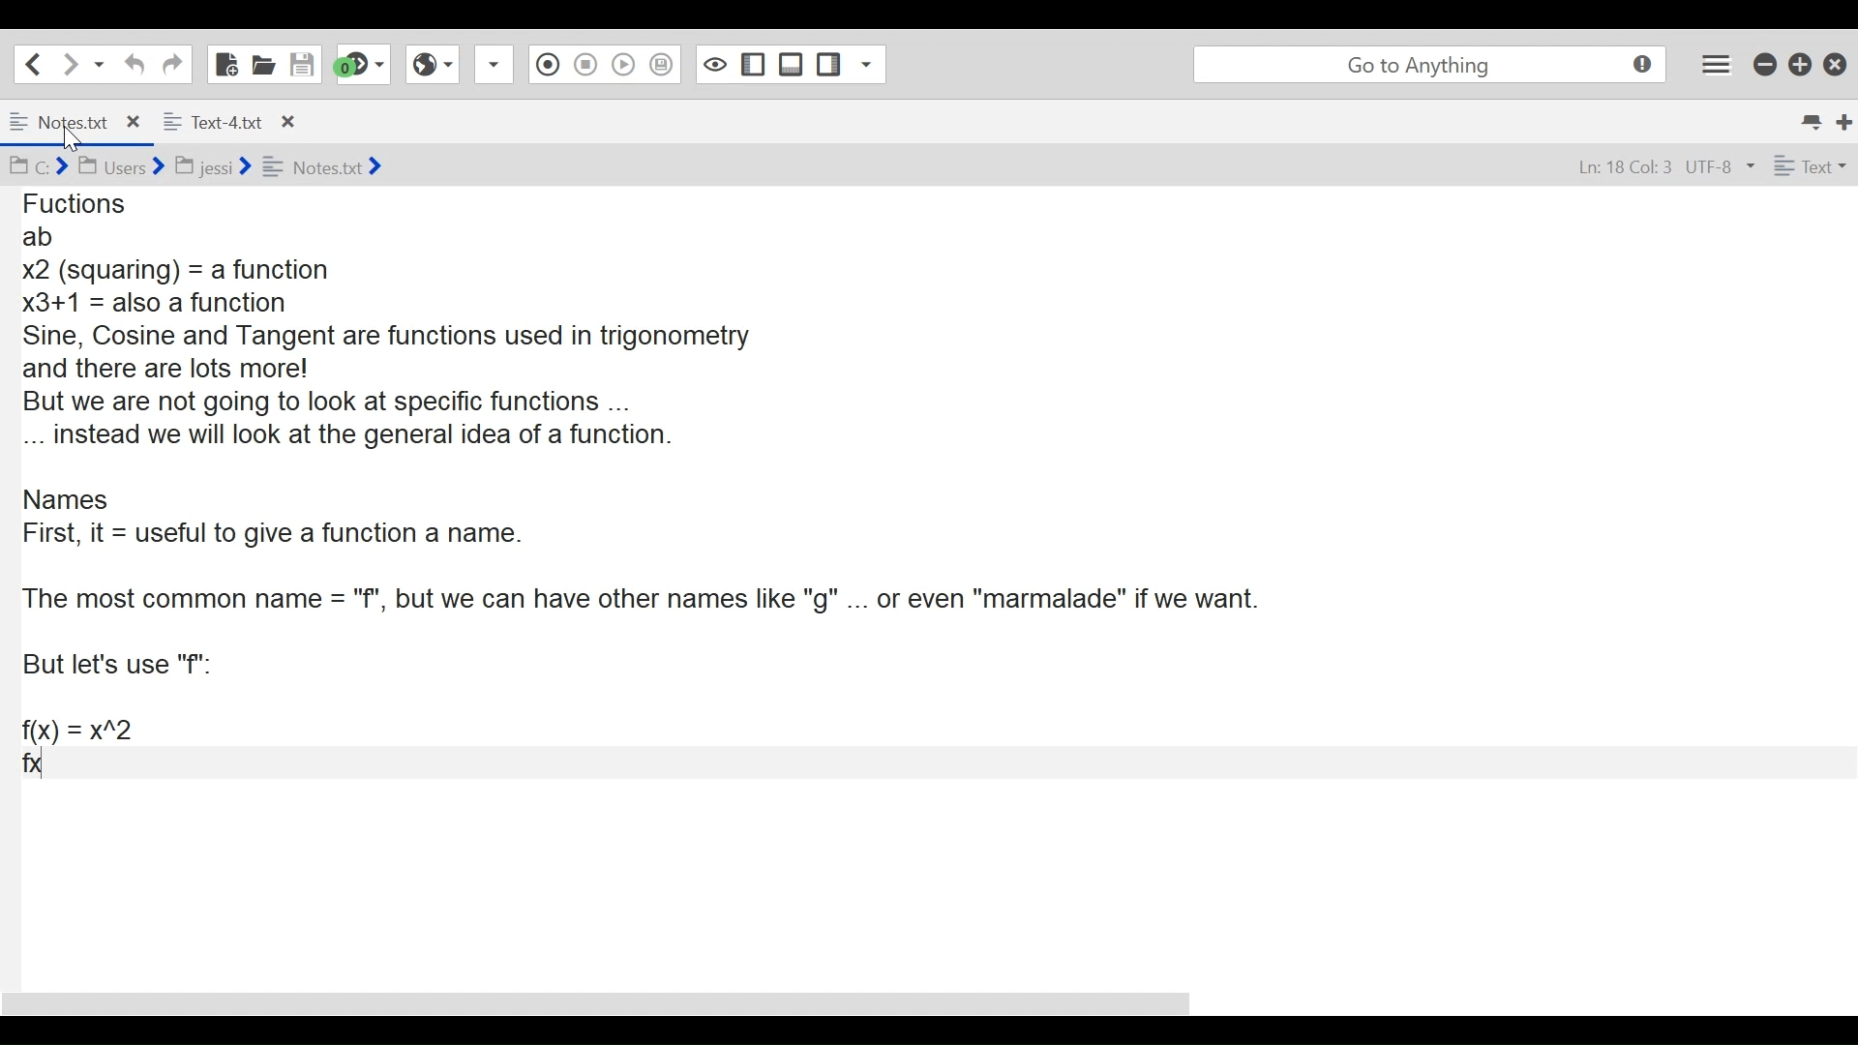  Describe the element at coordinates (49, 769) in the screenshot. I see `text cursor` at that location.